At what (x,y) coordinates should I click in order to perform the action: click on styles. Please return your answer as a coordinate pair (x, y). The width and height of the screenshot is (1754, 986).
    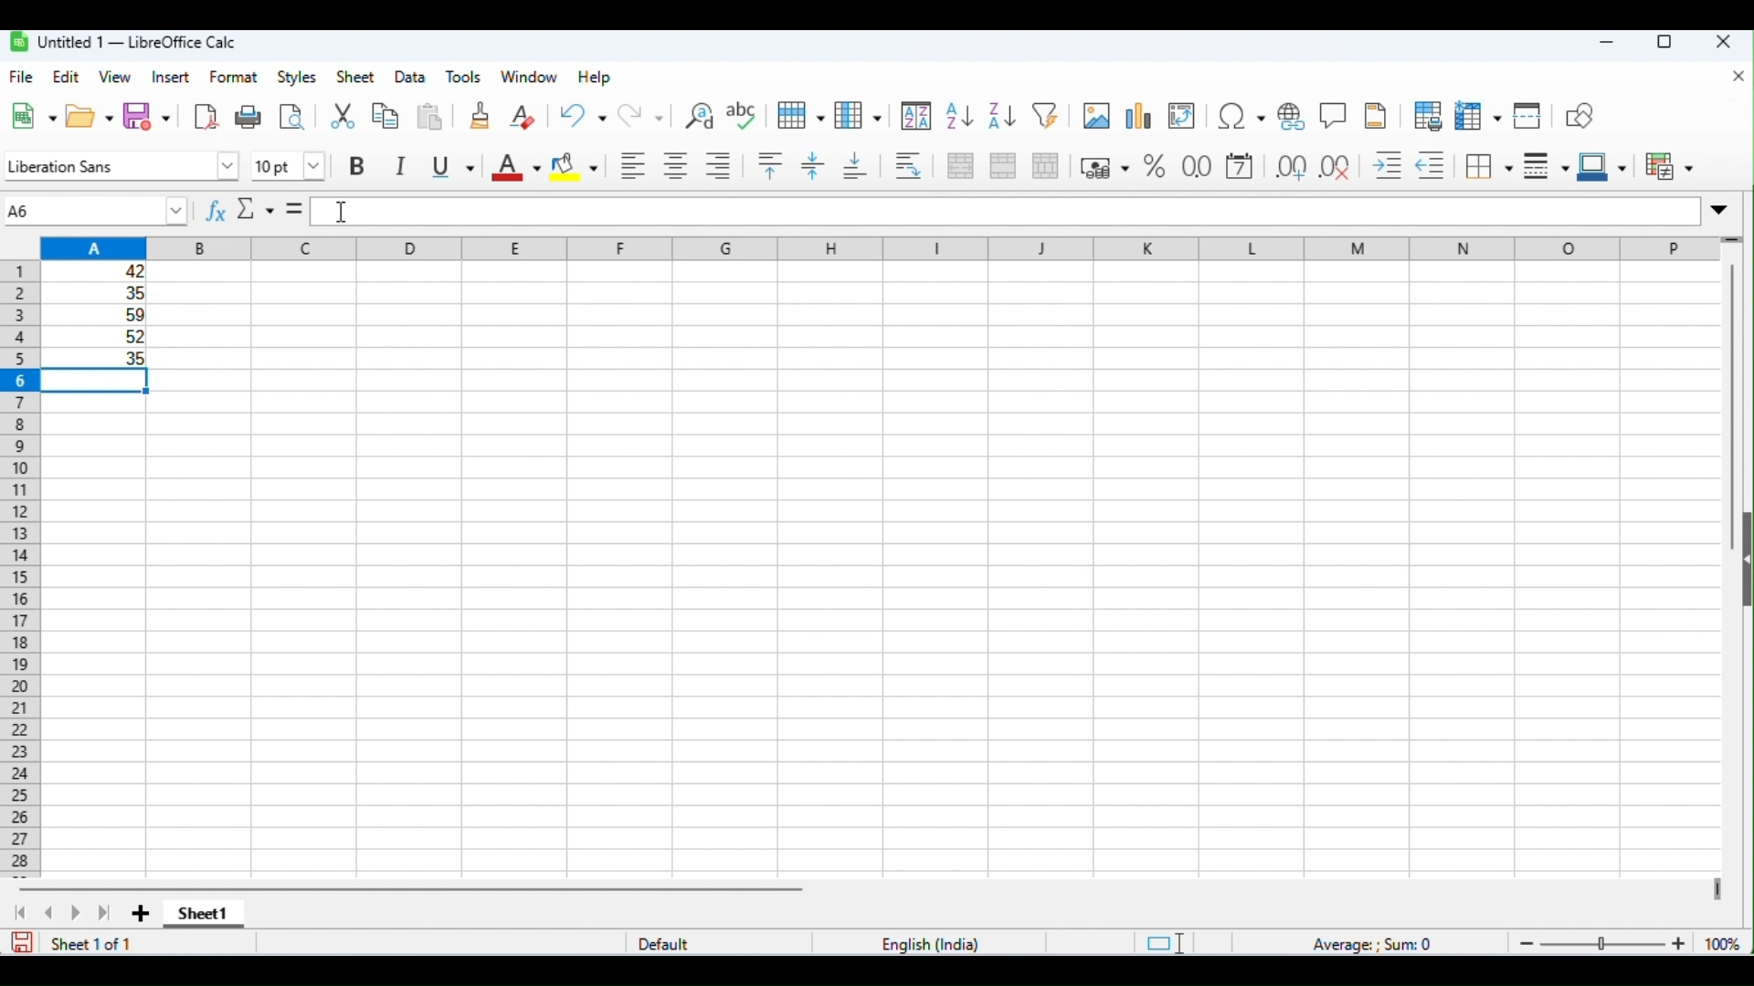
    Looking at the image, I should click on (297, 78).